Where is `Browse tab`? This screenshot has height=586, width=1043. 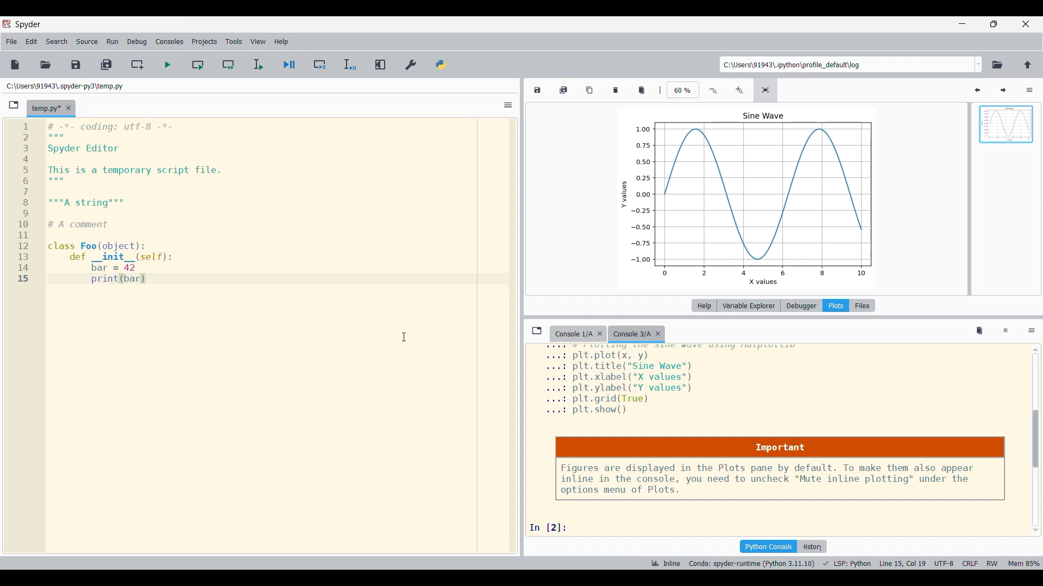 Browse tab is located at coordinates (14, 105).